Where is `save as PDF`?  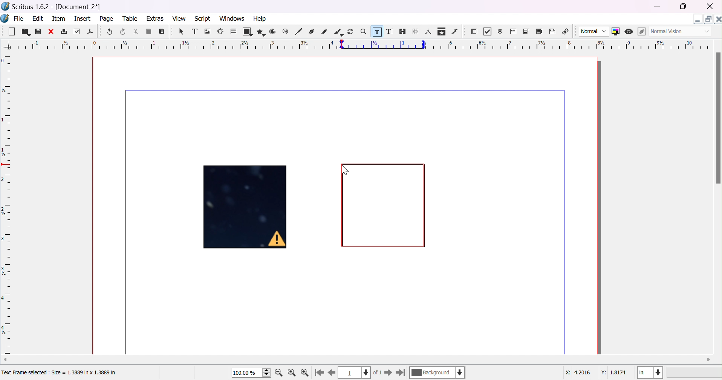 save as PDF is located at coordinates (90, 32).